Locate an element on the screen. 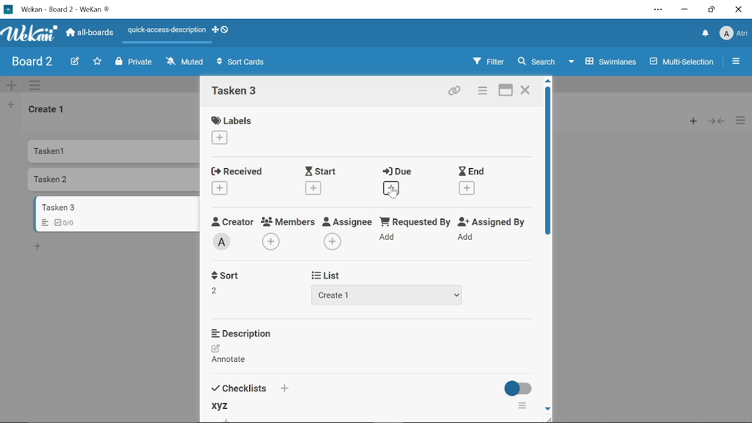 The image size is (752, 423). Checklist is located at coordinates (69, 223).